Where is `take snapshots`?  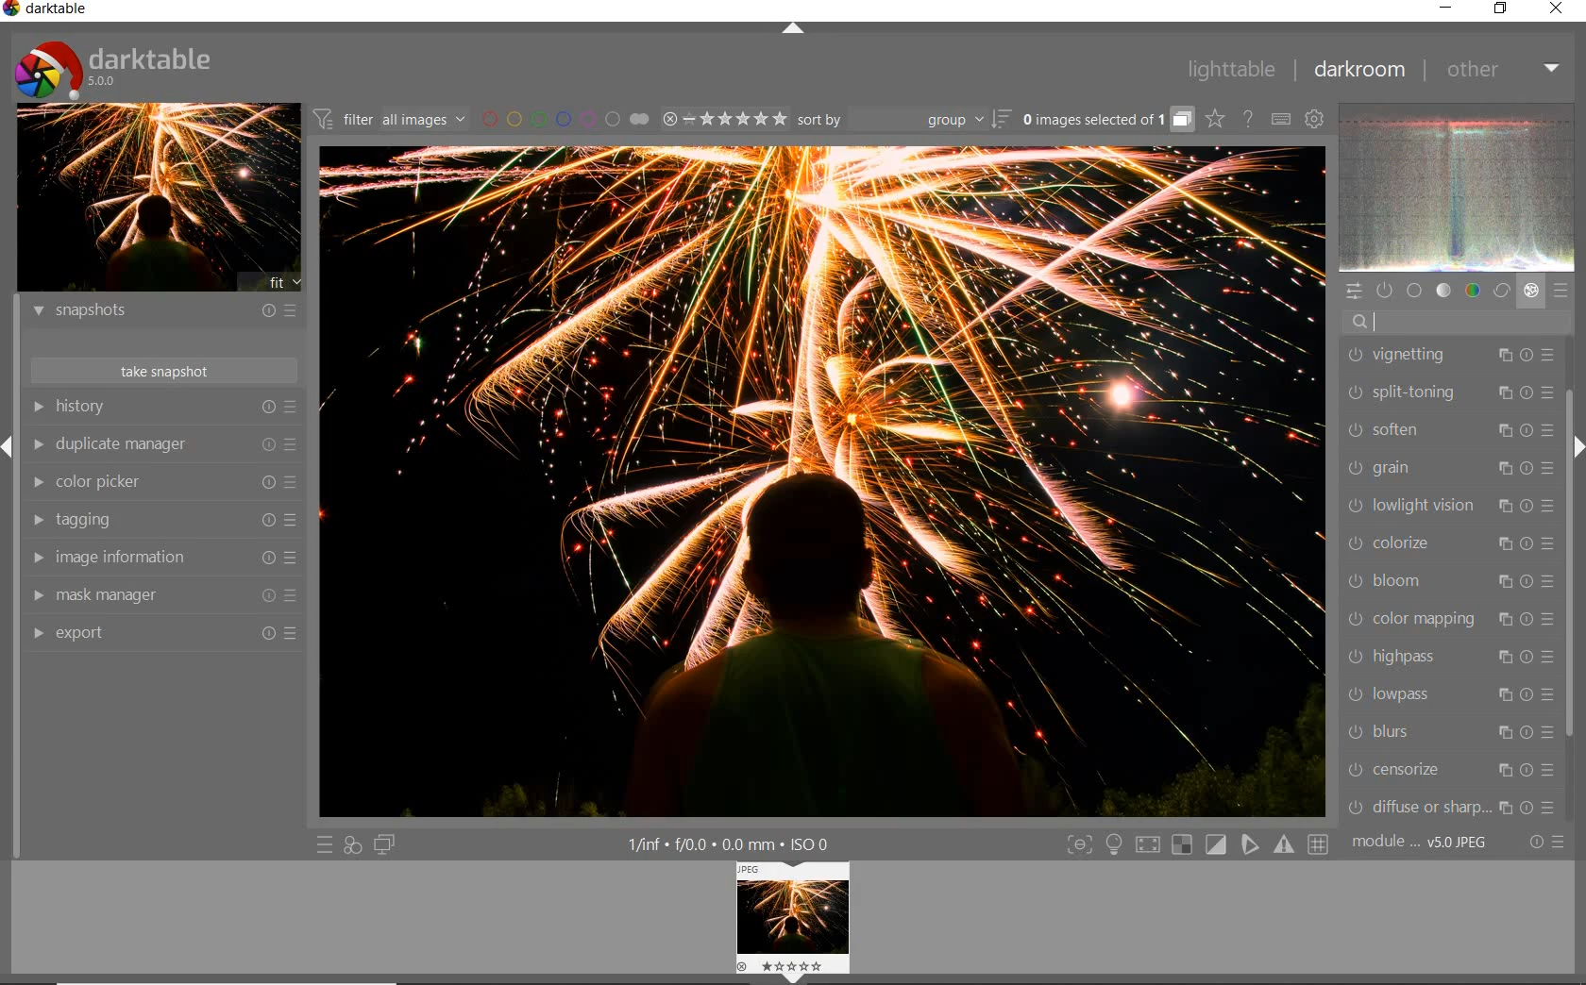 take snapshots is located at coordinates (163, 372).